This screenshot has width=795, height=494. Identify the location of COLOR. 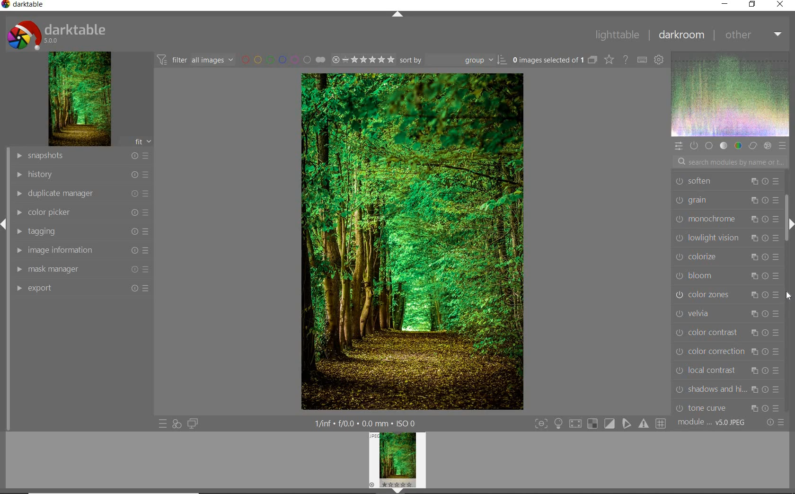
(739, 146).